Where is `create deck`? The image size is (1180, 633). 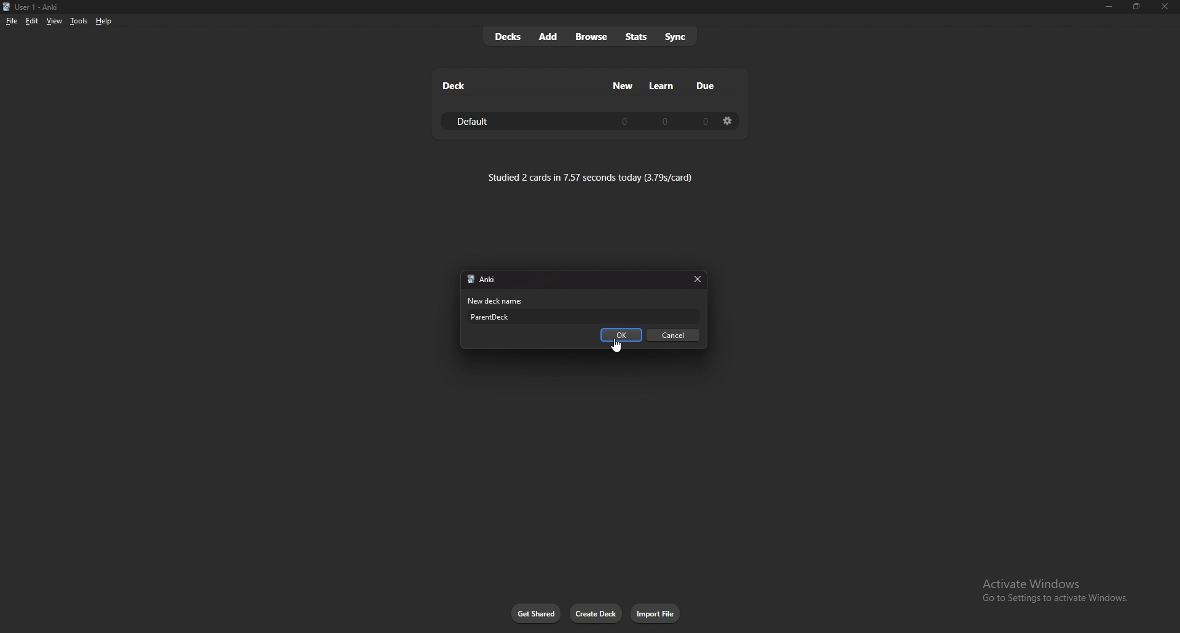
create deck is located at coordinates (596, 613).